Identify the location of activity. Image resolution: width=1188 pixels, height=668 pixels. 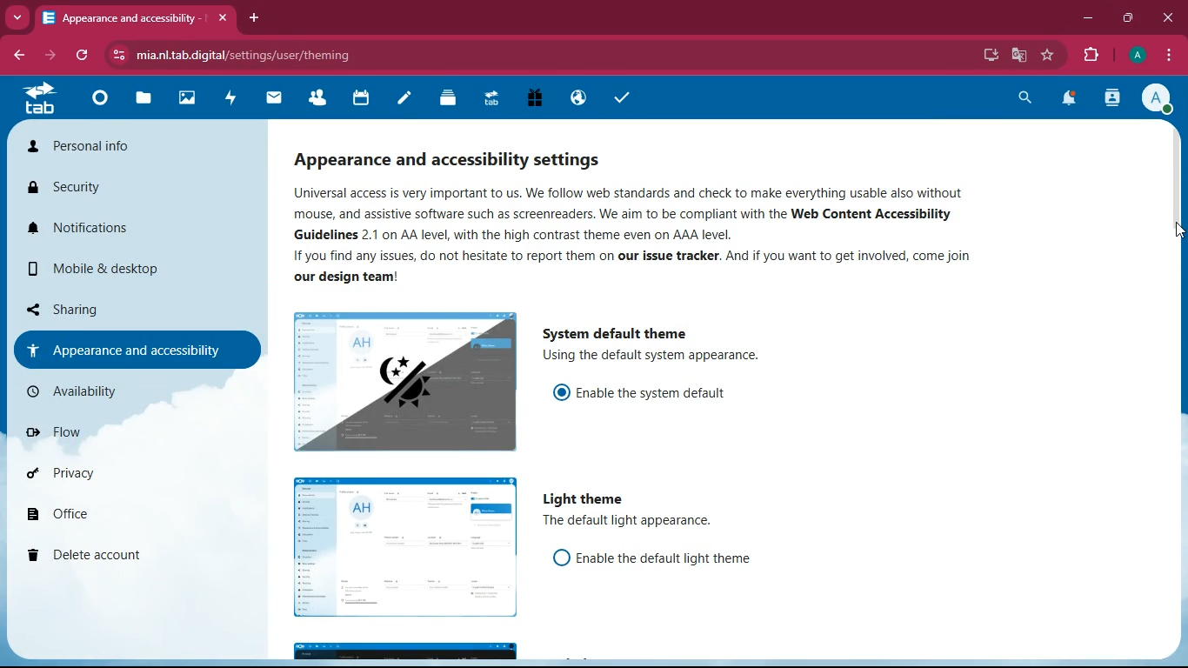
(230, 100).